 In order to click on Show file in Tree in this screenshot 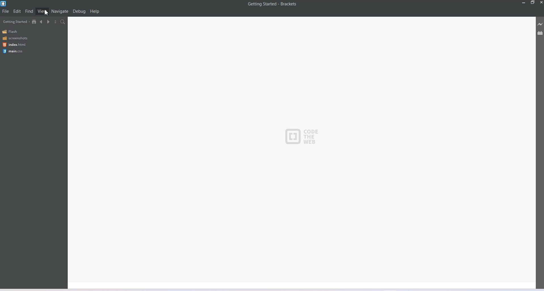, I will do `click(34, 21)`.